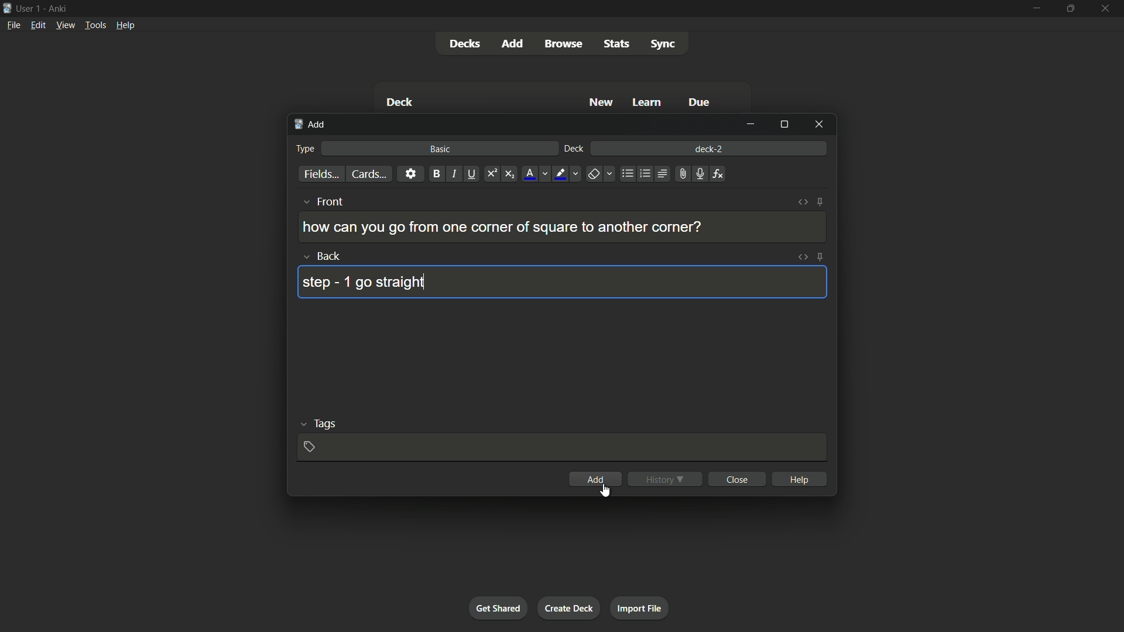  Describe the element at coordinates (499, 608) in the screenshot. I see `get shared` at that location.